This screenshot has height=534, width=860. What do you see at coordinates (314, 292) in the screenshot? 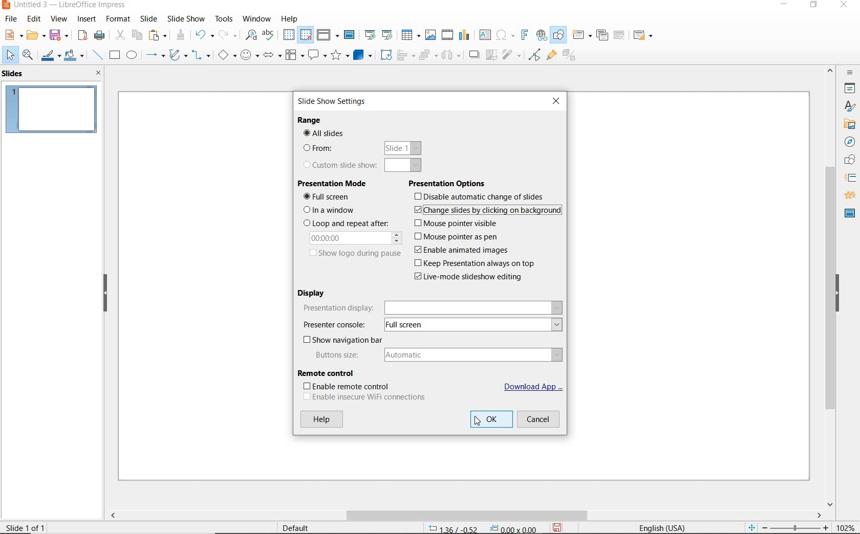
I see `DISPLAY` at bounding box center [314, 292].